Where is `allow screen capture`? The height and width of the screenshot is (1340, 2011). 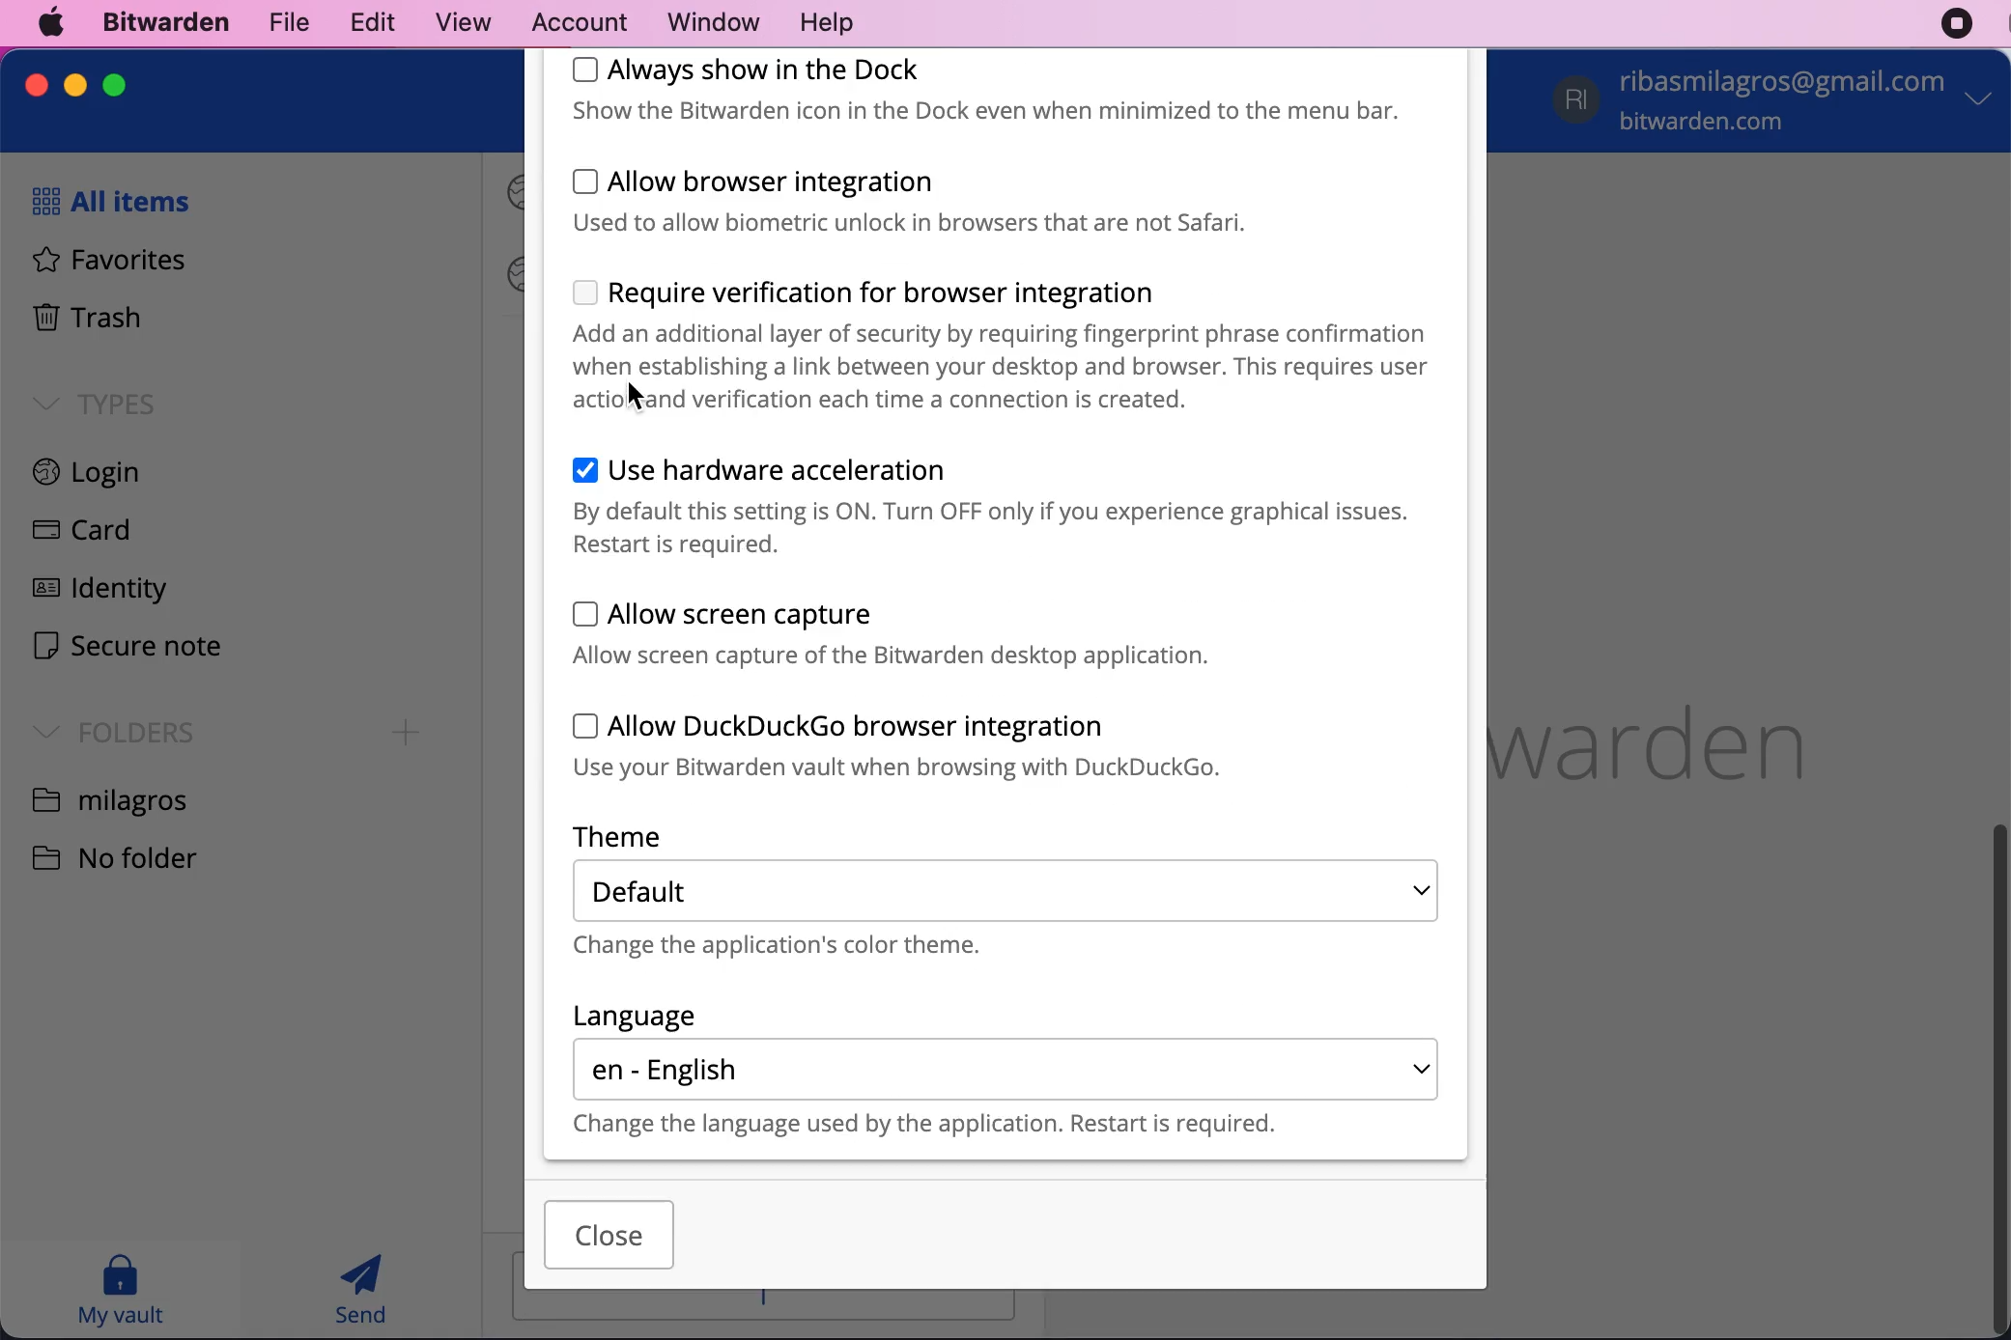
allow screen capture is located at coordinates (900, 633).